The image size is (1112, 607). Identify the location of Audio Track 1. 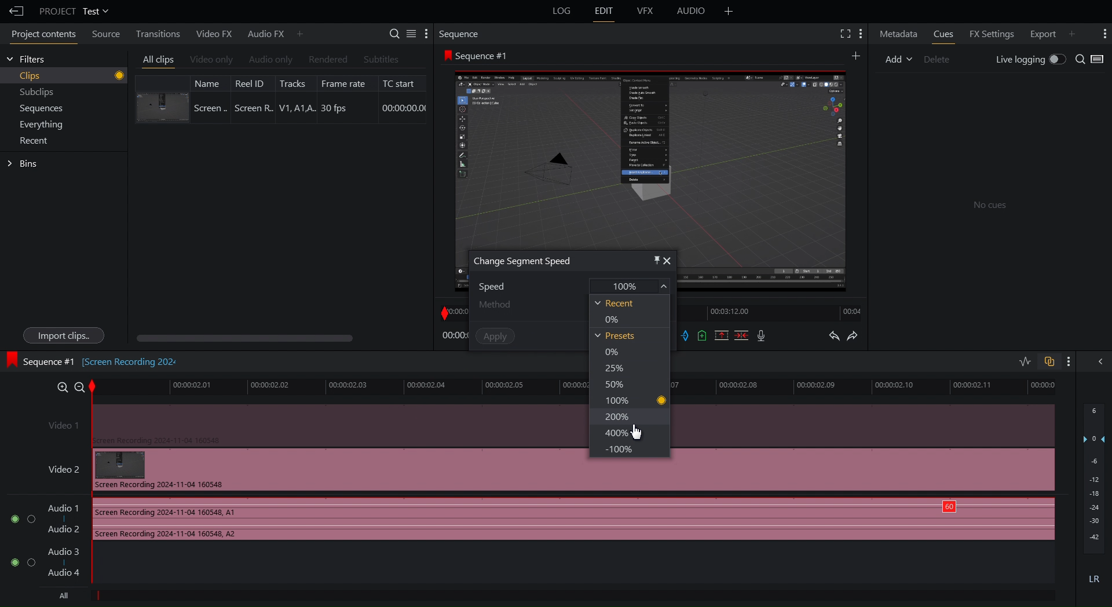
(528, 520).